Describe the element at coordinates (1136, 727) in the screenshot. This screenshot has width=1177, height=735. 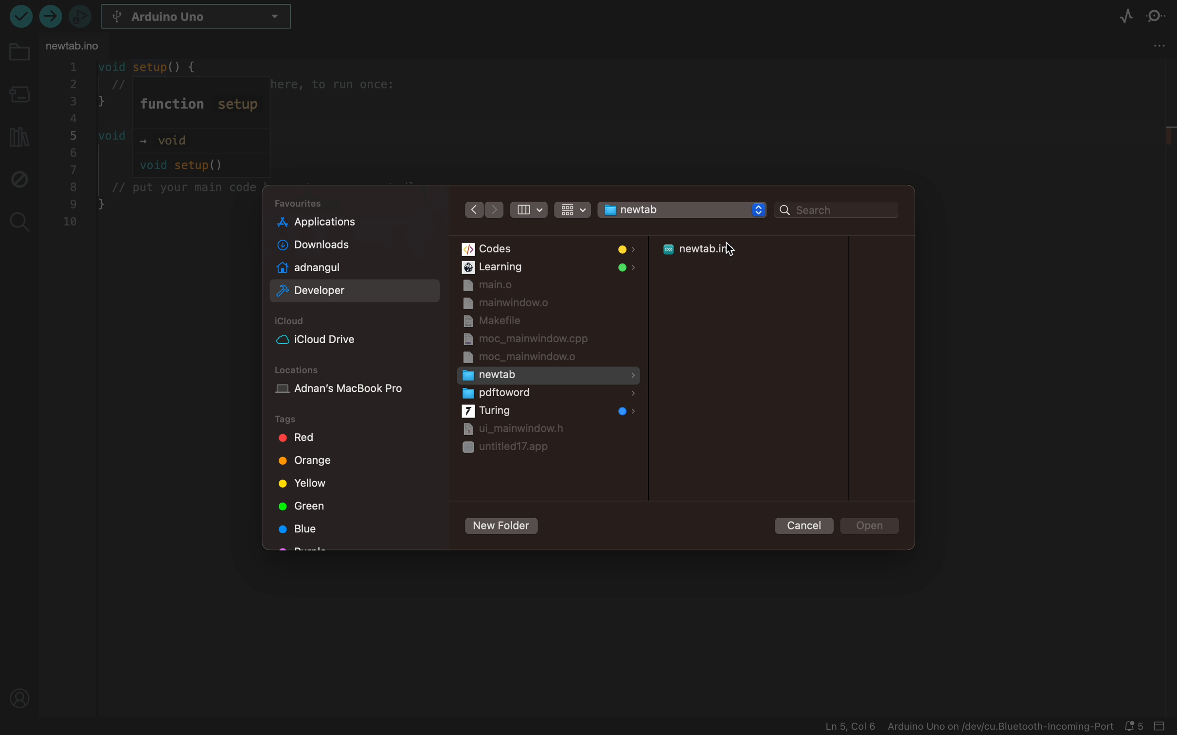
I see `notification` at that location.